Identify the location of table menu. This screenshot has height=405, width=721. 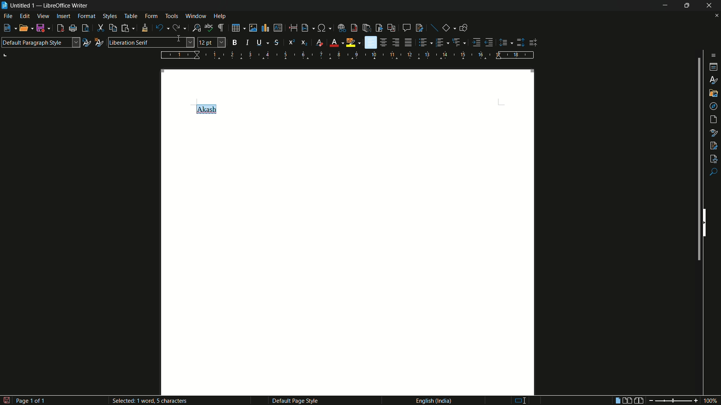
(131, 16).